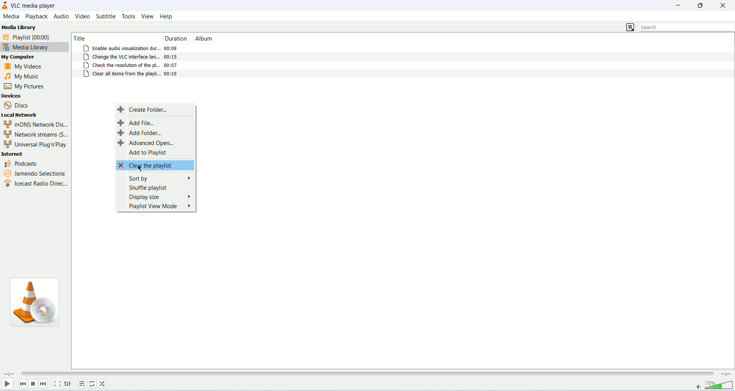  Describe the element at coordinates (104, 384) in the screenshot. I see `shuffle` at that location.